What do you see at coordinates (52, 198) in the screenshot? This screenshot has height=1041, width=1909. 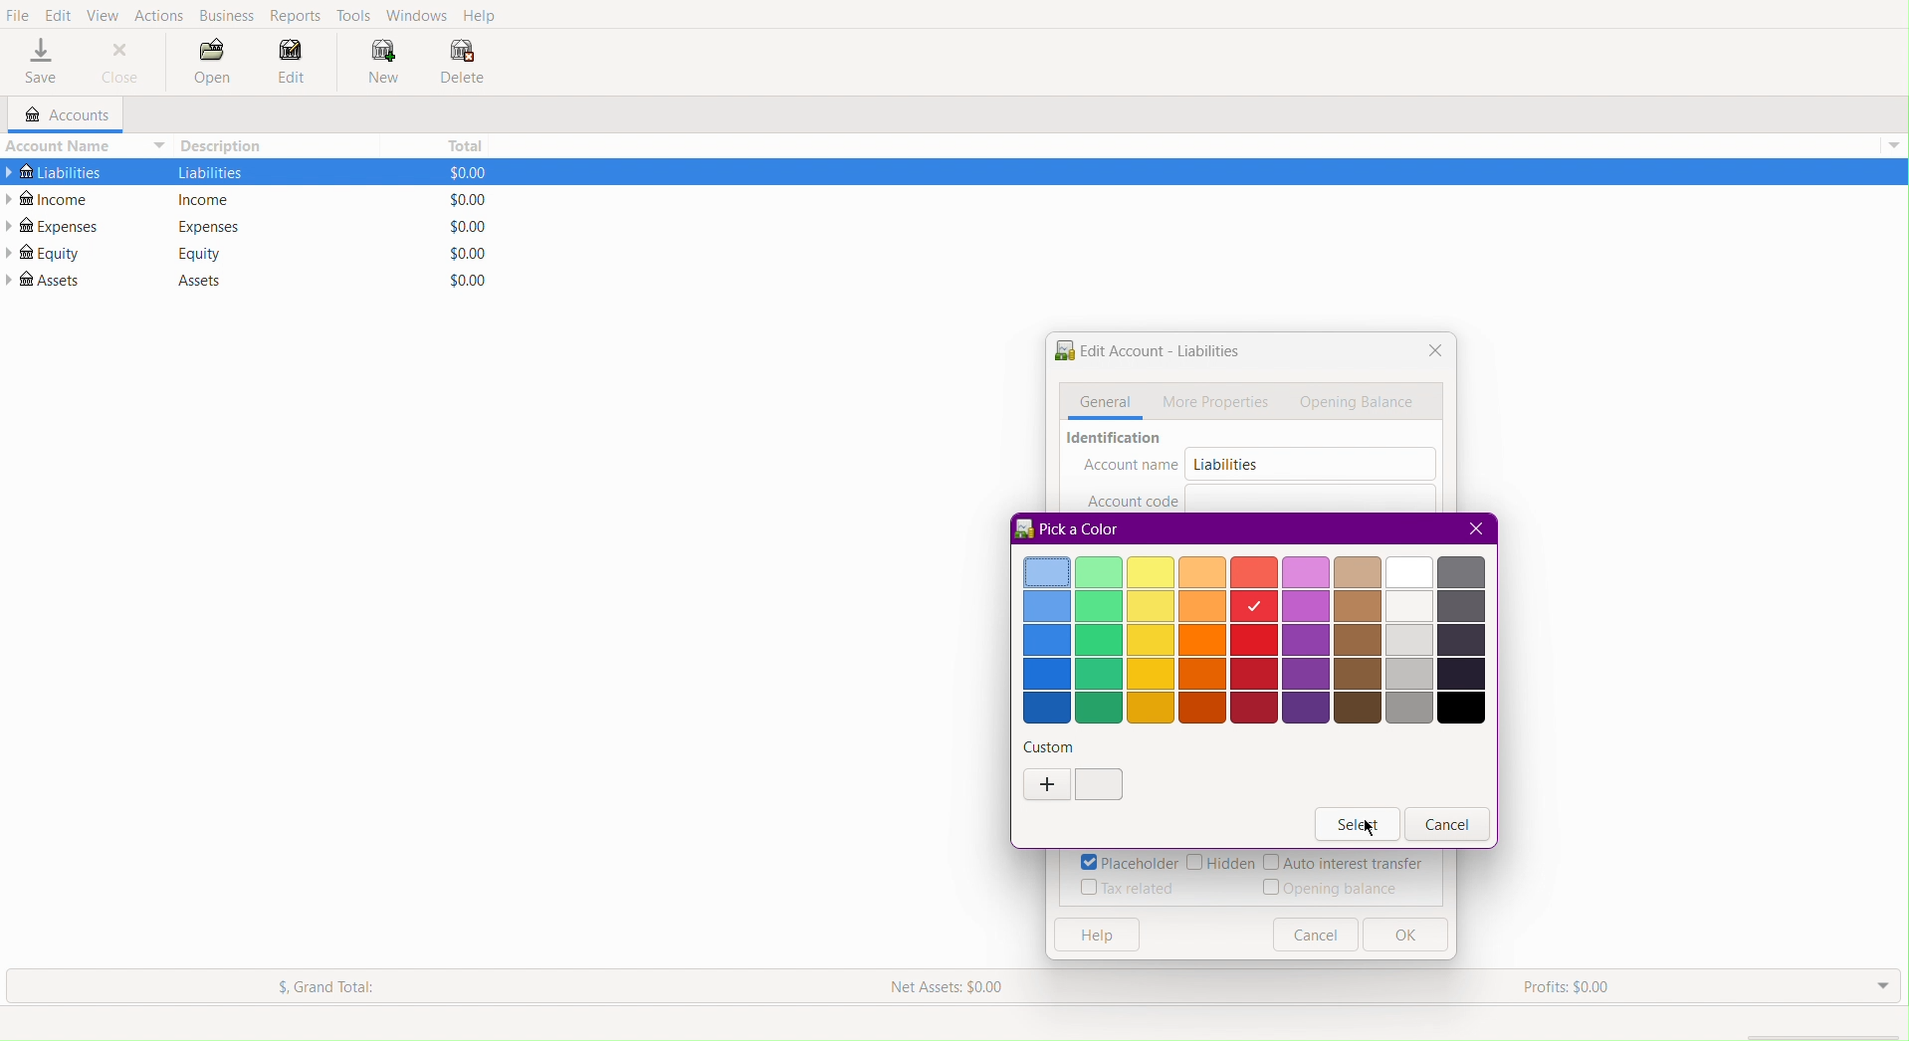 I see `Income` at bounding box center [52, 198].